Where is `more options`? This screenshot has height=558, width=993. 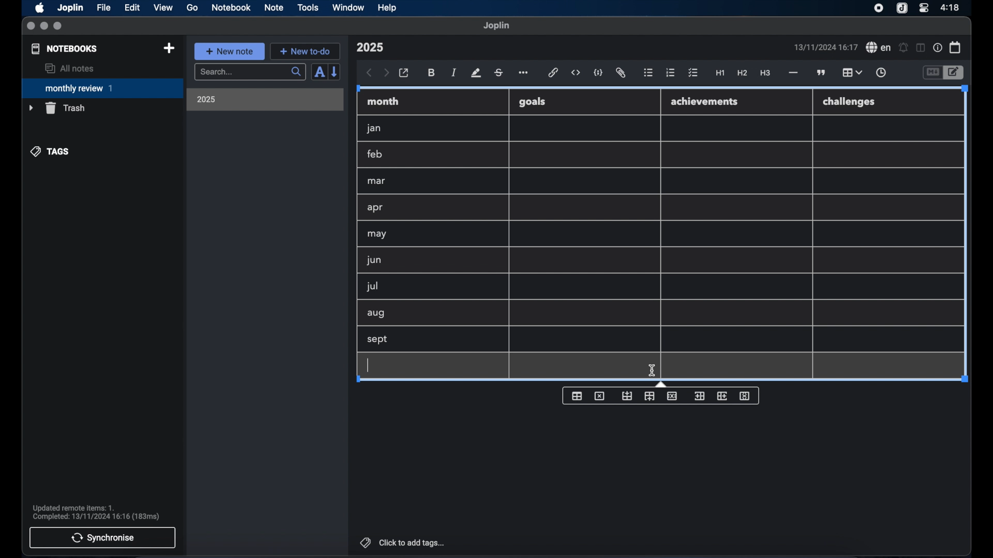
more options is located at coordinates (524, 73).